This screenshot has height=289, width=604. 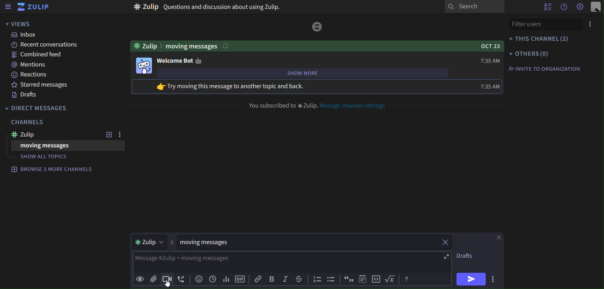 What do you see at coordinates (349, 279) in the screenshot?
I see `icon` at bounding box center [349, 279].